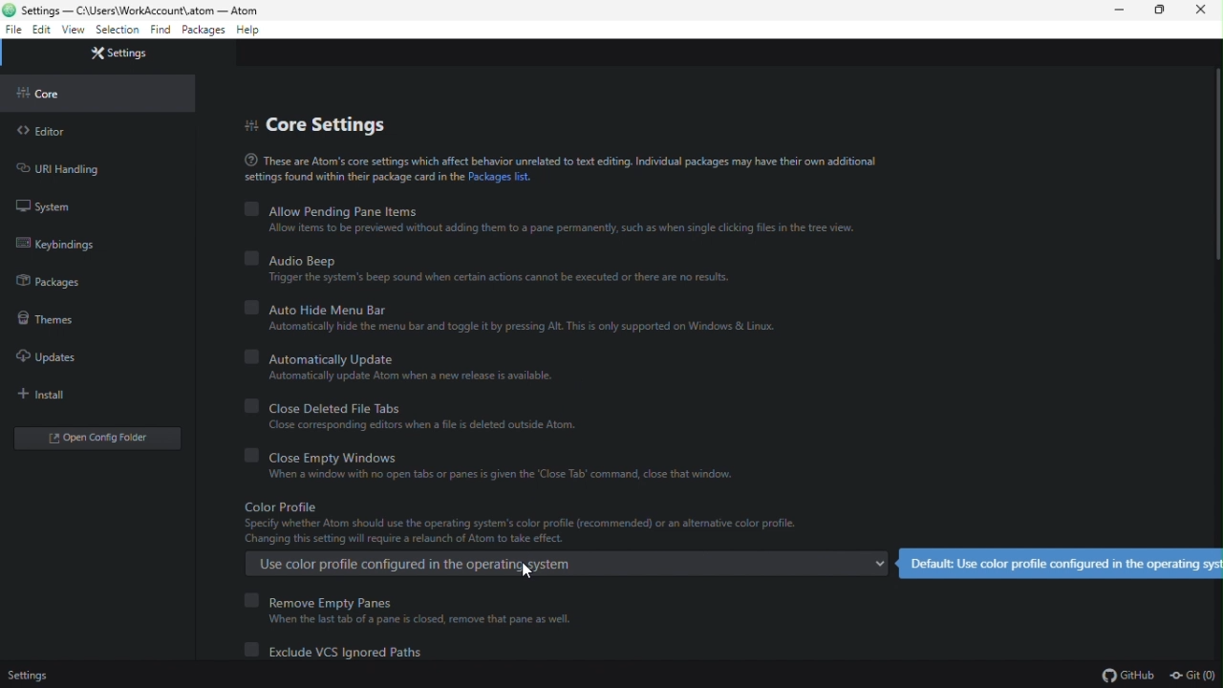 Image resolution: width=1223 pixels, height=688 pixels. I want to click on allow pending pane items, so click(549, 219).